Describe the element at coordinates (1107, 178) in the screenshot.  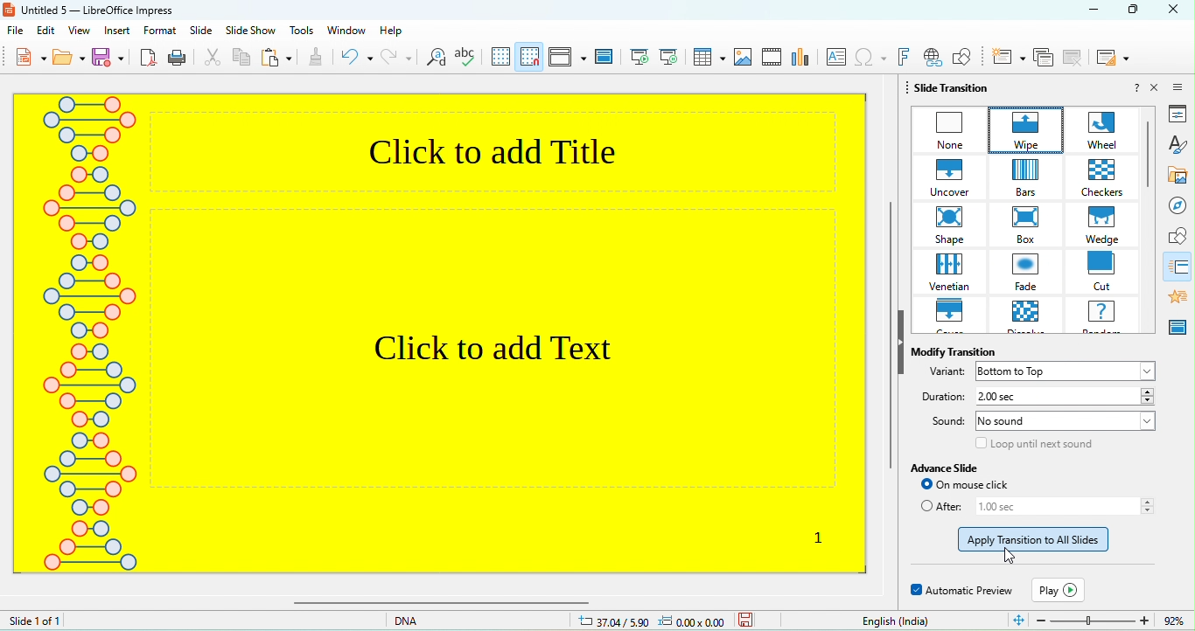
I see `checkers` at that location.